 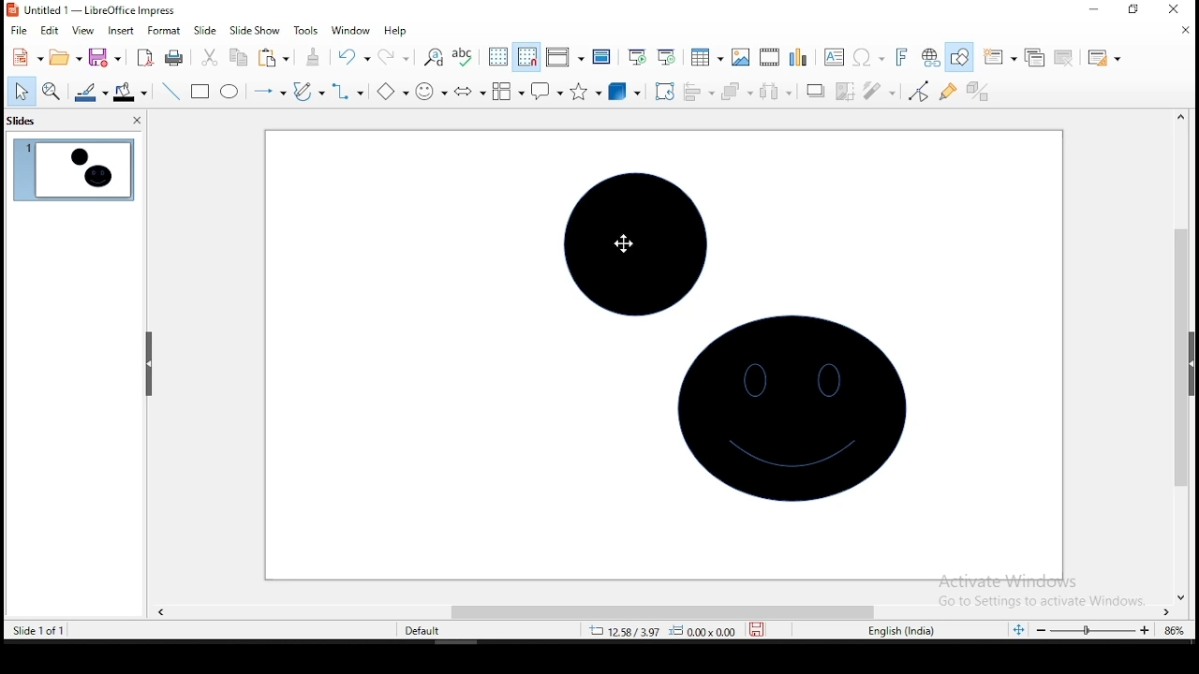 What do you see at coordinates (978, 94) in the screenshot?
I see `toggle extrusion` at bounding box center [978, 94].